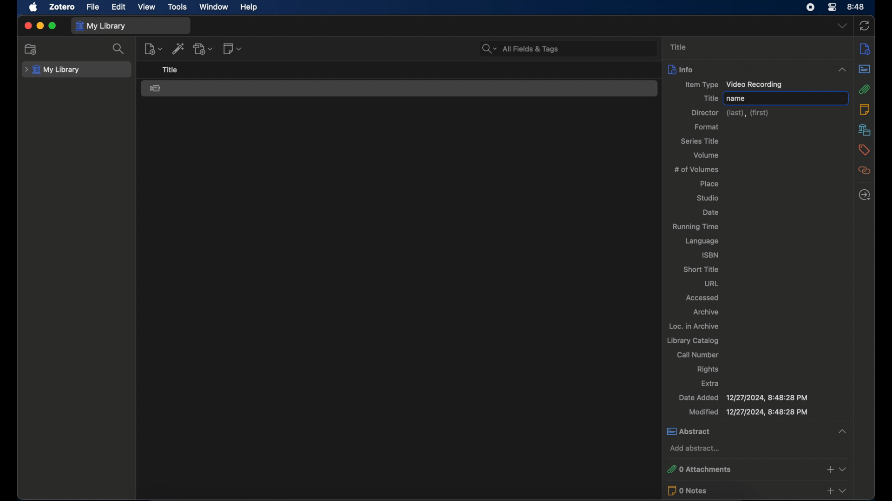 Image resolution: width=892 pixels, height=501 pixels. What do you see at coordinates (214, 7) in the screenshot?
I see `window` at bounding box center [214, 7].